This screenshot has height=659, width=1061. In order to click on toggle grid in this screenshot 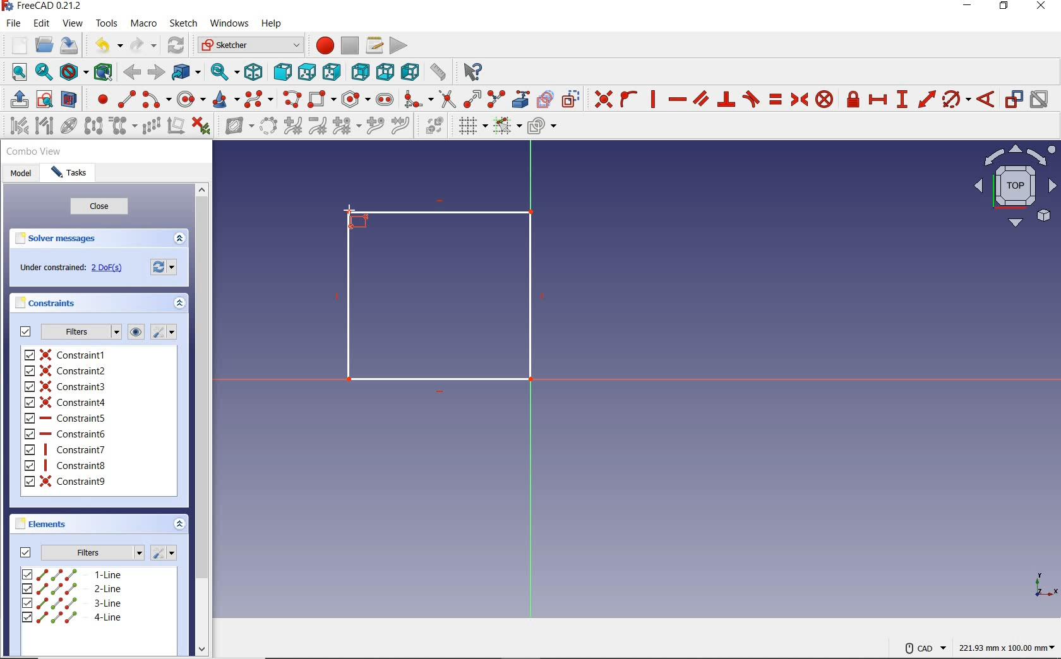, I will do `click(472, 127)`.